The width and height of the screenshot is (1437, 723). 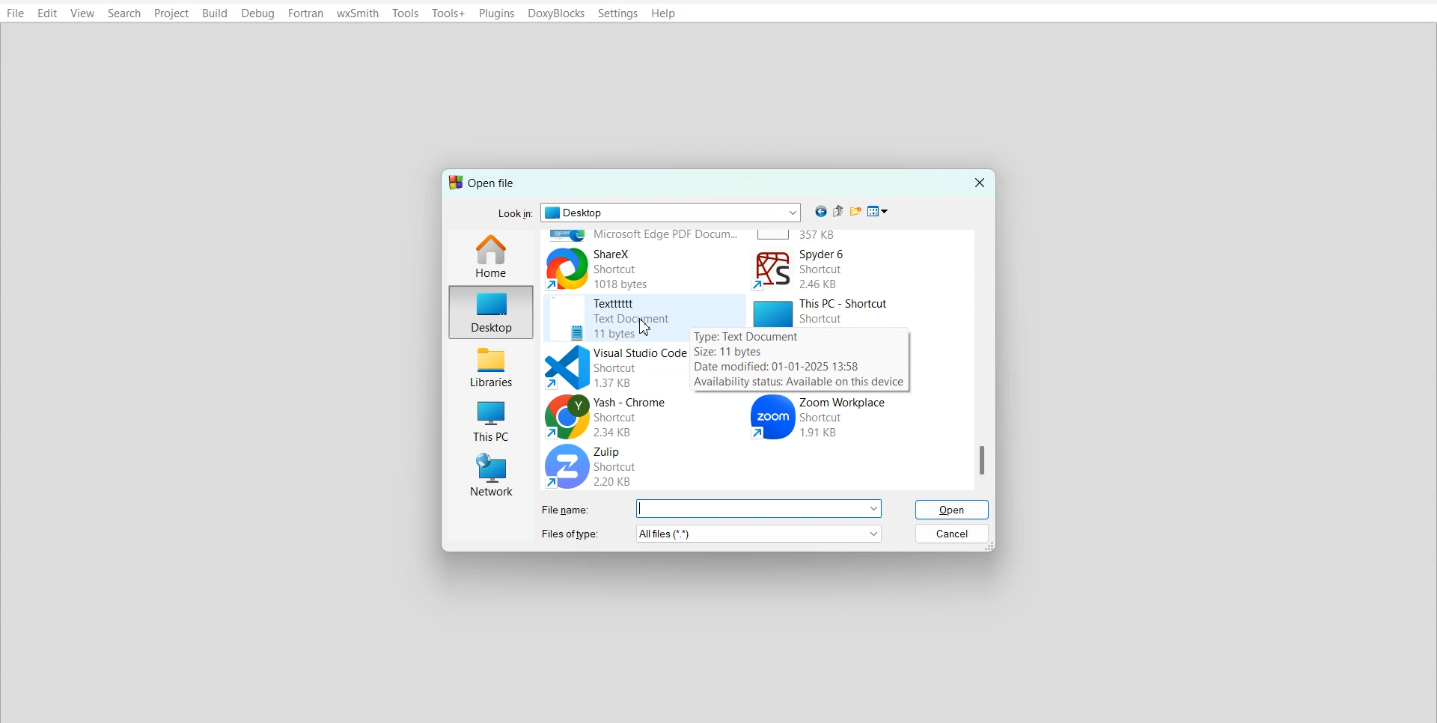 What do you see at coordinates (644, 267) in the screenshot?
I see `ShareX` at bounding box center [644, 267].